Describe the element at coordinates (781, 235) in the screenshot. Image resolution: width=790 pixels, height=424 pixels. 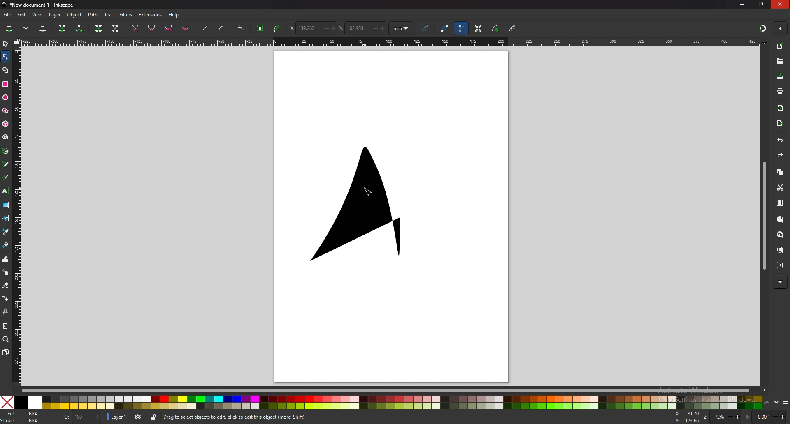
I see `zoom drawing` at that location.